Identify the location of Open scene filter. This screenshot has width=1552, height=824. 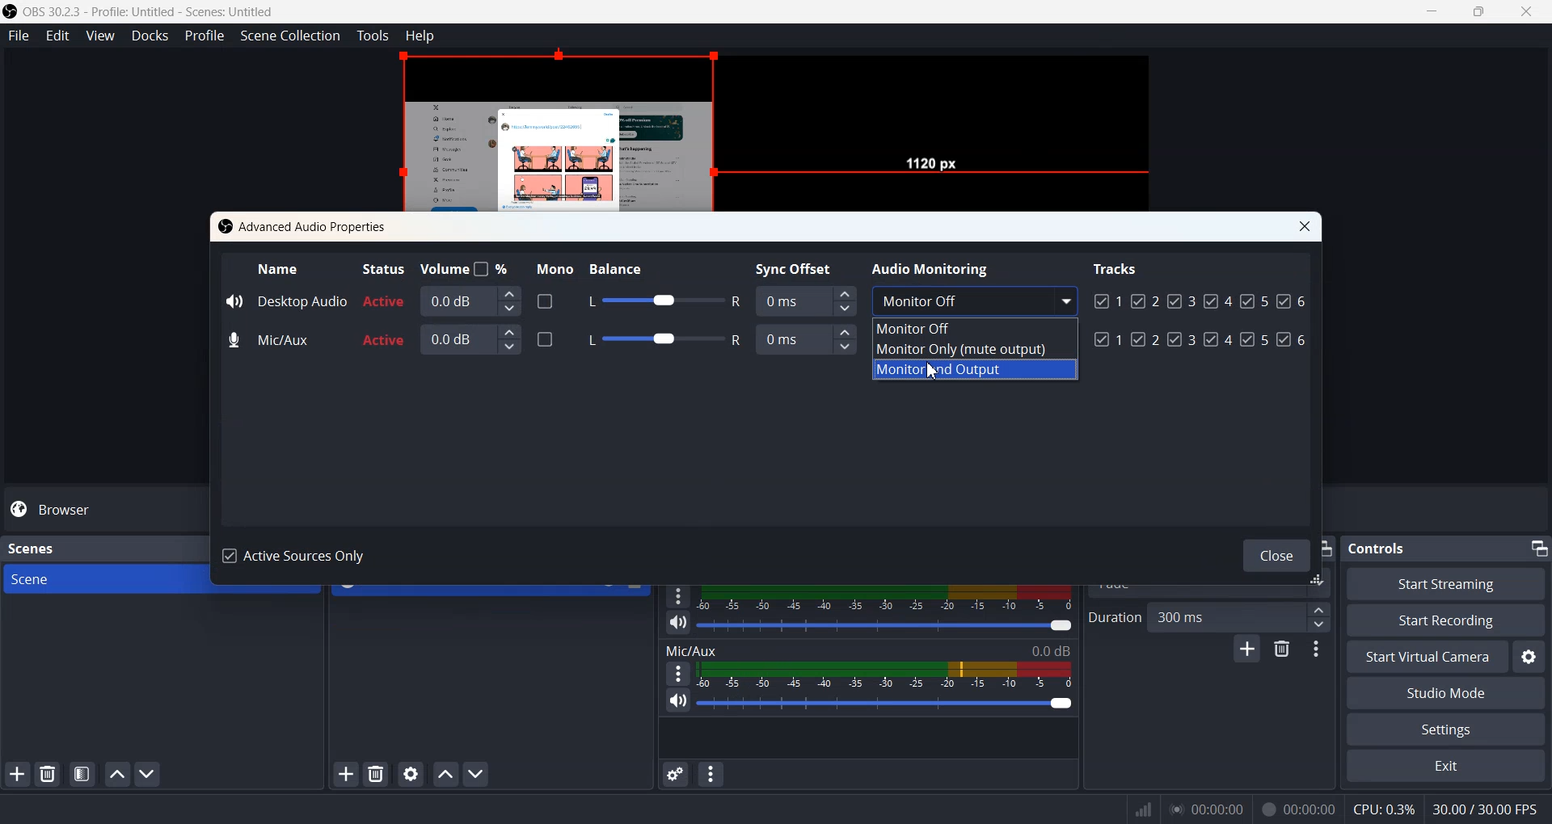
(82, 776).